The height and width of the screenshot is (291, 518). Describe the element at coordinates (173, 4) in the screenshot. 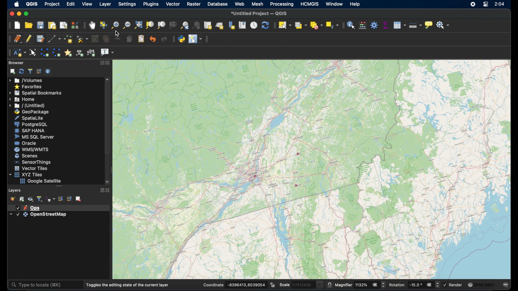

I see `vector` at that location.